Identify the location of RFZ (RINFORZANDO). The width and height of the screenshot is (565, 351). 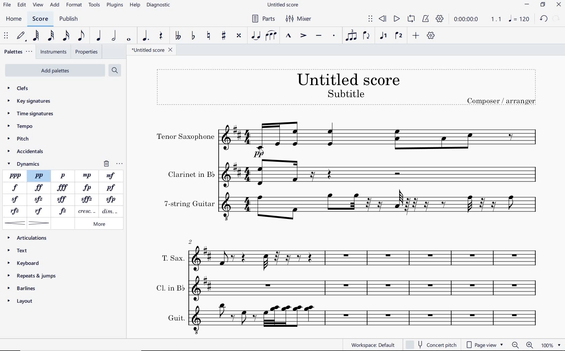
(16, 211).